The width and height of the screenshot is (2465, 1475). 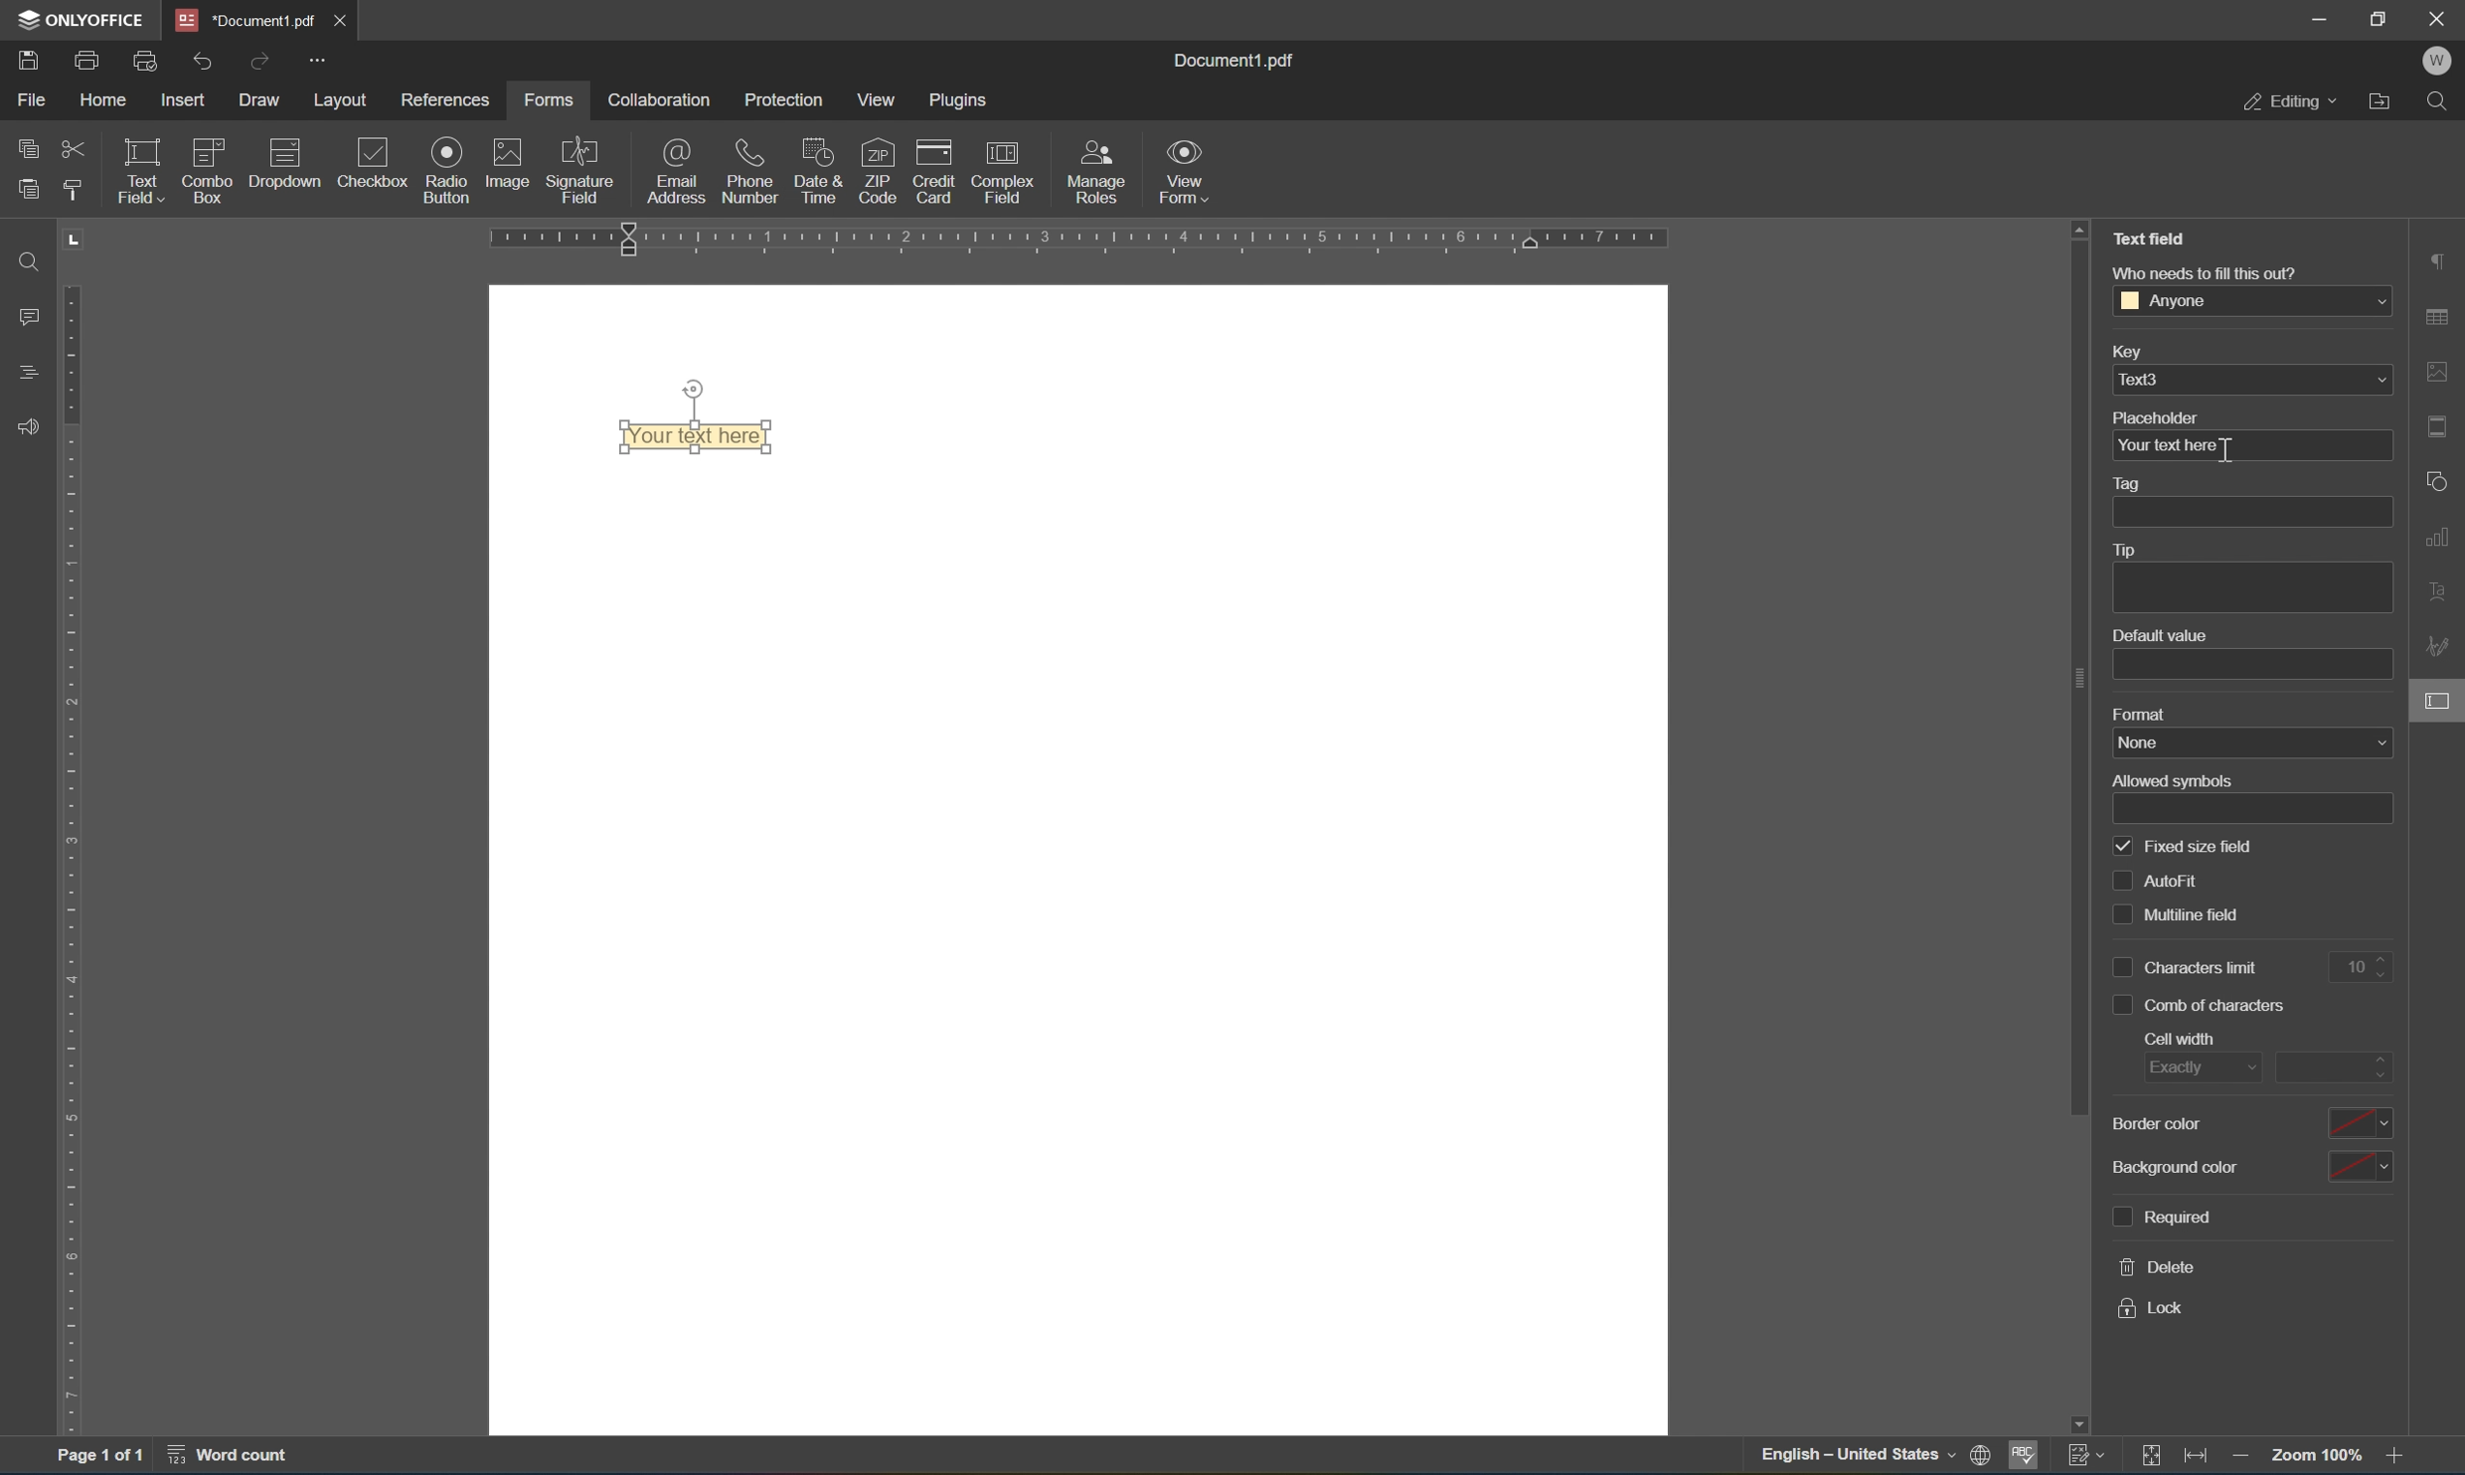 I want to click on redo, so click(x=259, y=59).